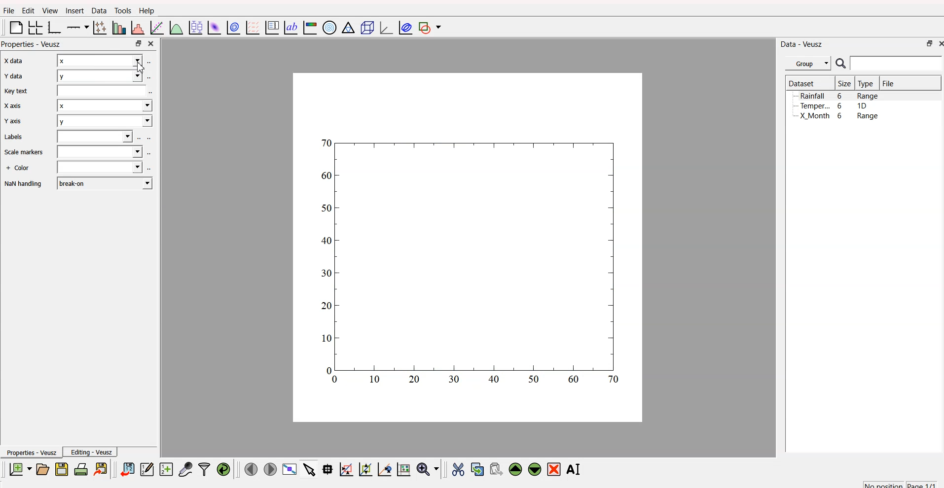 This screenshot has height=488, width=944. Describe the element at coordinates (496, 469) in the screenshot. I see `paste the widget from the clipboard` at that location.